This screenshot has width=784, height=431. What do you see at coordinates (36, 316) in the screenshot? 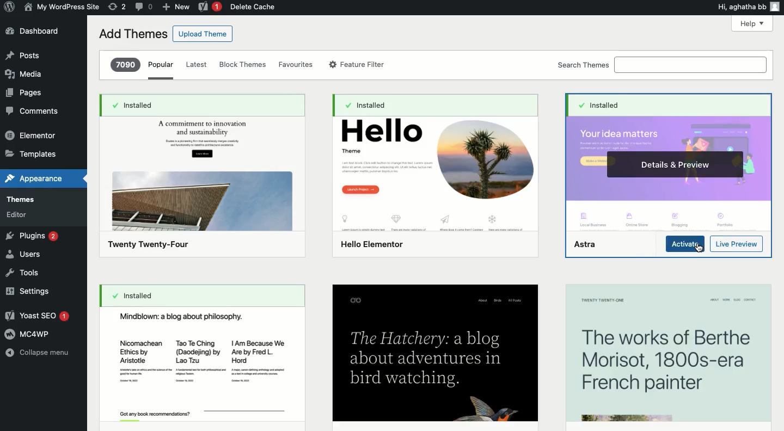
I see `Yoast` at bounding box center [36, 316].